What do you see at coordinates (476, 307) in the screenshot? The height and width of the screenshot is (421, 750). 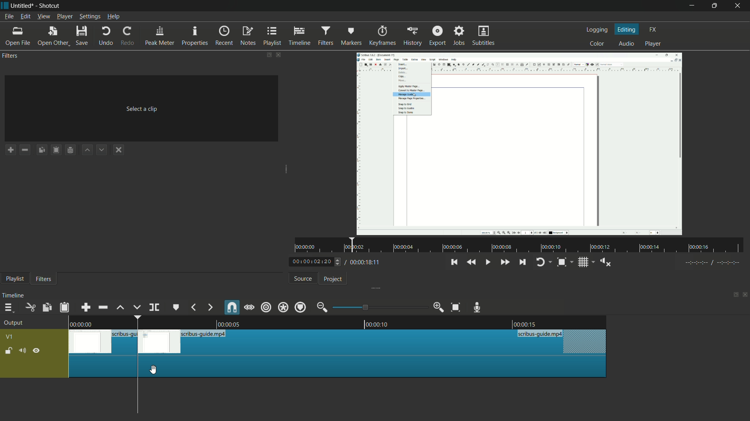 I see `record audio` at bounding box center [476, 307].